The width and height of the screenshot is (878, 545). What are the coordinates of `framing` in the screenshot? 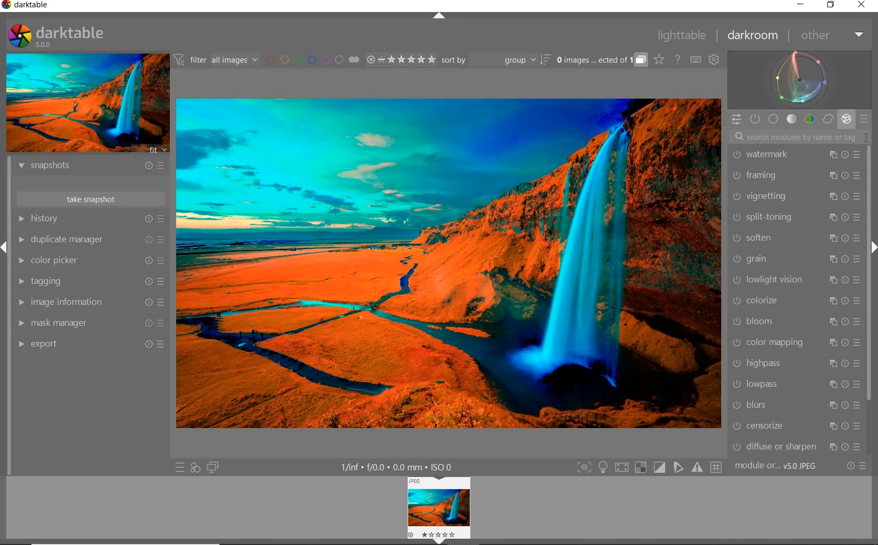 It's located at (797, 176).